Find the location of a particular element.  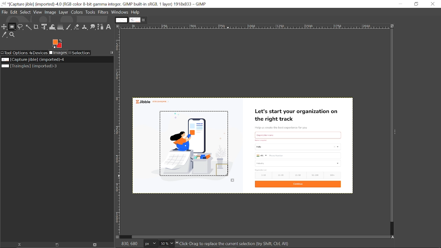

Zoom image when window size changes is located at coordinates (391, 26).